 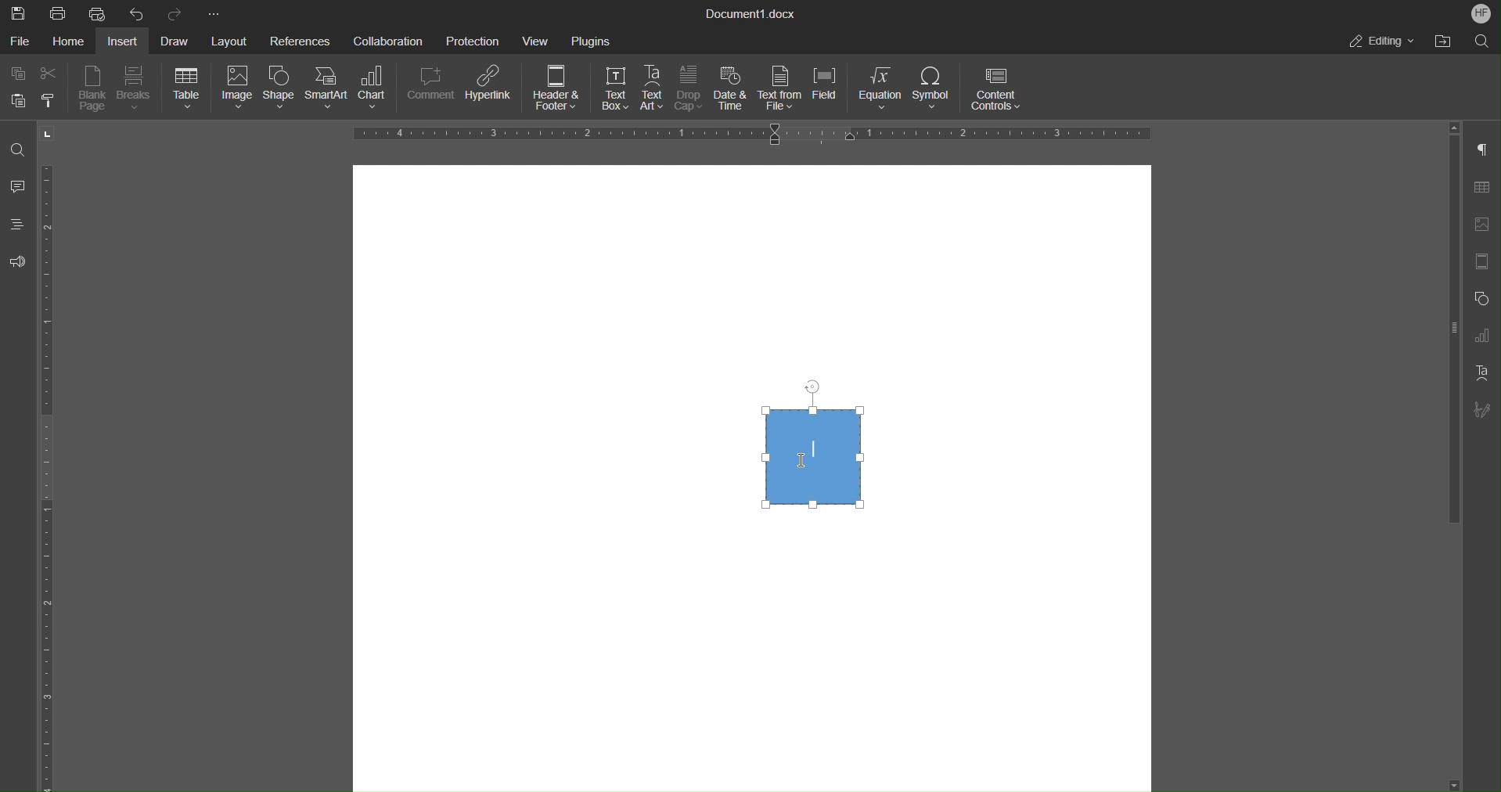 I want to click on Text Box, so click(x=610, y=90).